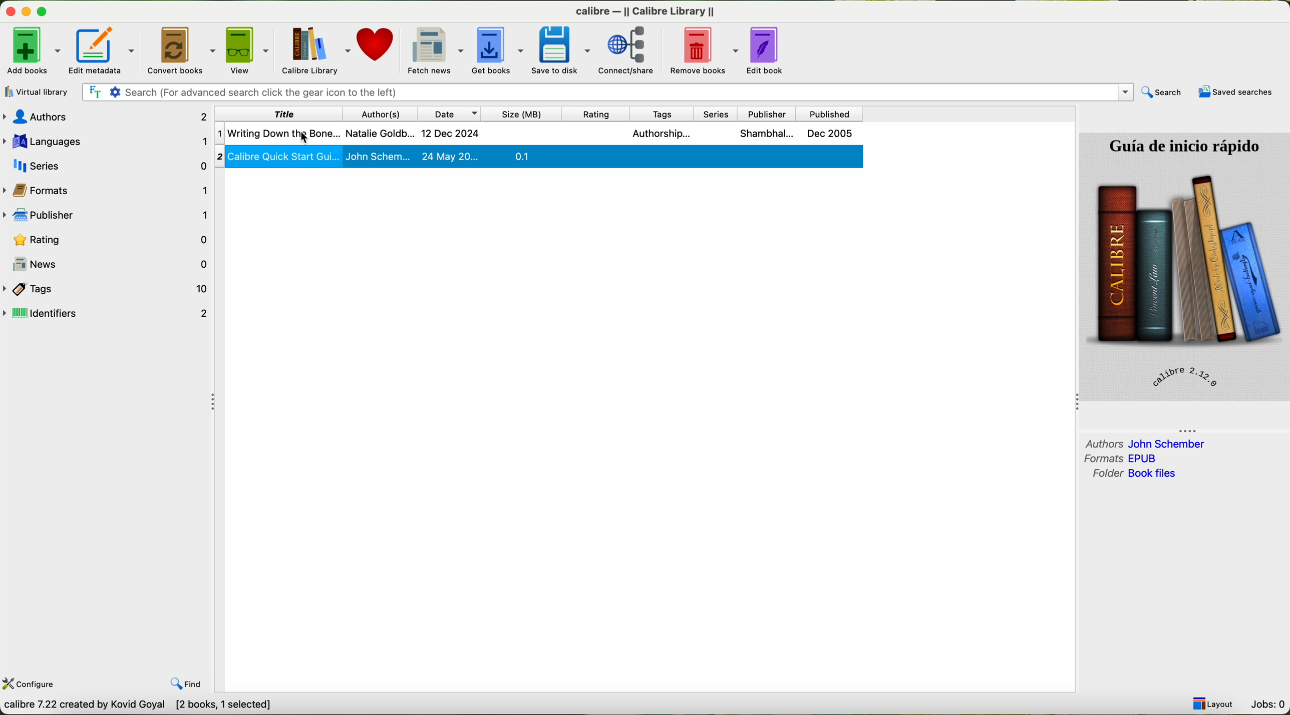 This screenshot has height=715, width=1290. I want to click on series, so click(717, 114).